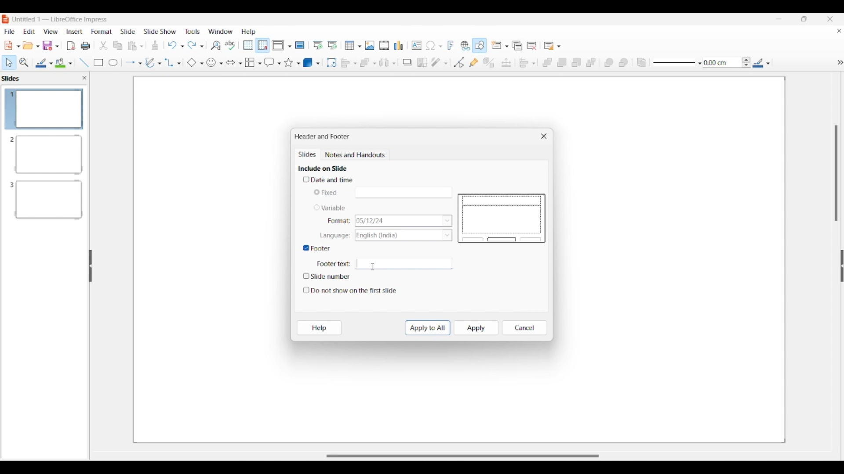  I want to click on Find and replace, so click(216, 45).